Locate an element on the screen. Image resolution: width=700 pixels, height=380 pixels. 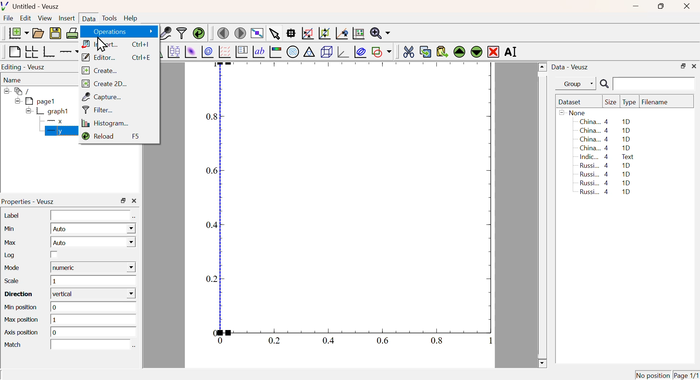
Max position is located at coordinates (22, 320).